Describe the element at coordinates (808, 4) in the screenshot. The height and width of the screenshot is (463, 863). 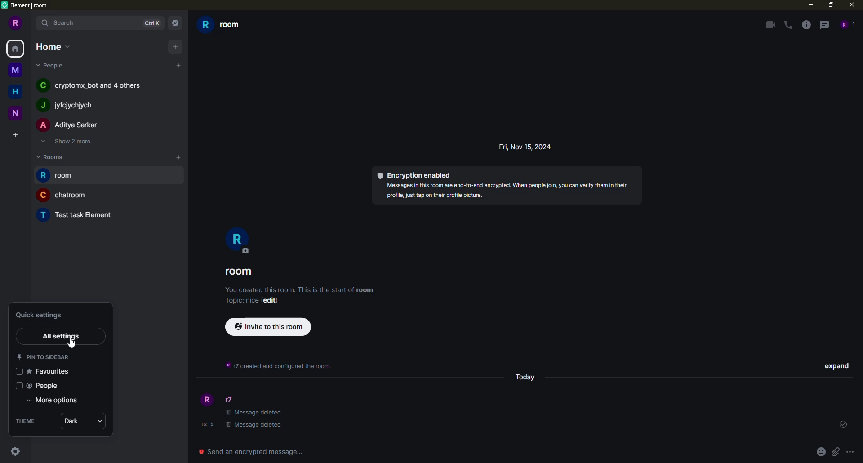
I see `minimize` at that location.